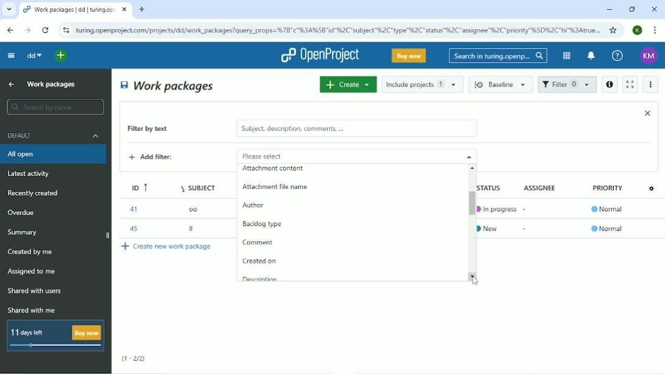 The image size is (665, 374). Describe the element at coordinates (629, 84) in the screenshot. I see `Activate zen mode` at that location.